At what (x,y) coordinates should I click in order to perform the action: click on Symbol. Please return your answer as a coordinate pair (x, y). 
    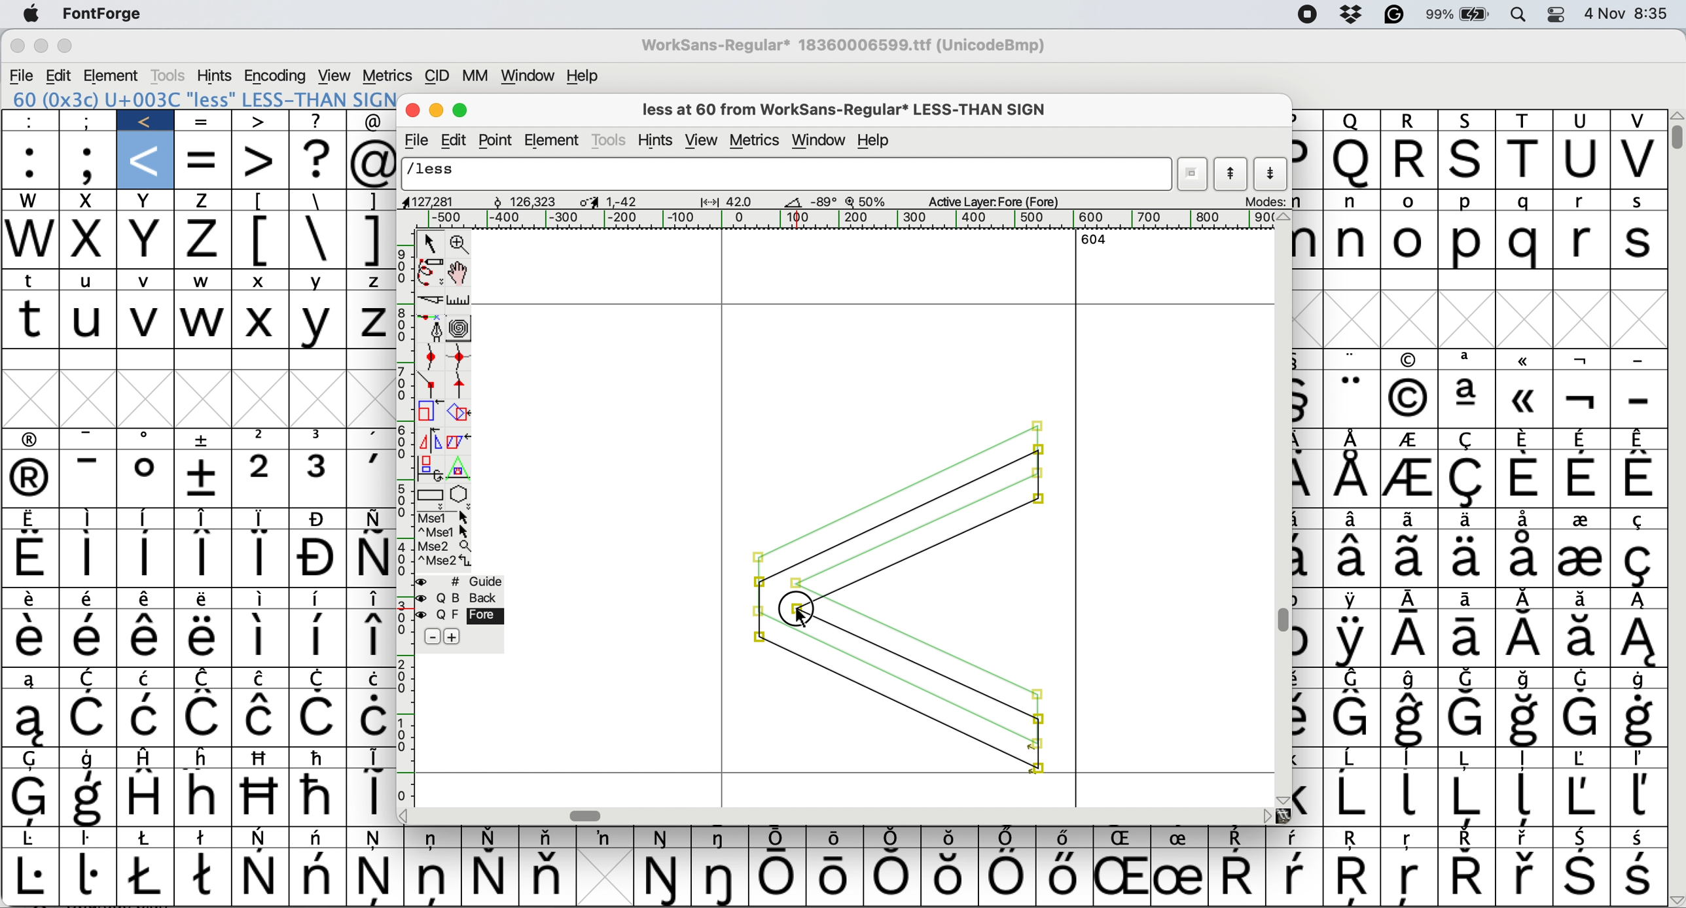
    Looking at the image, I should click on (1354, 438).